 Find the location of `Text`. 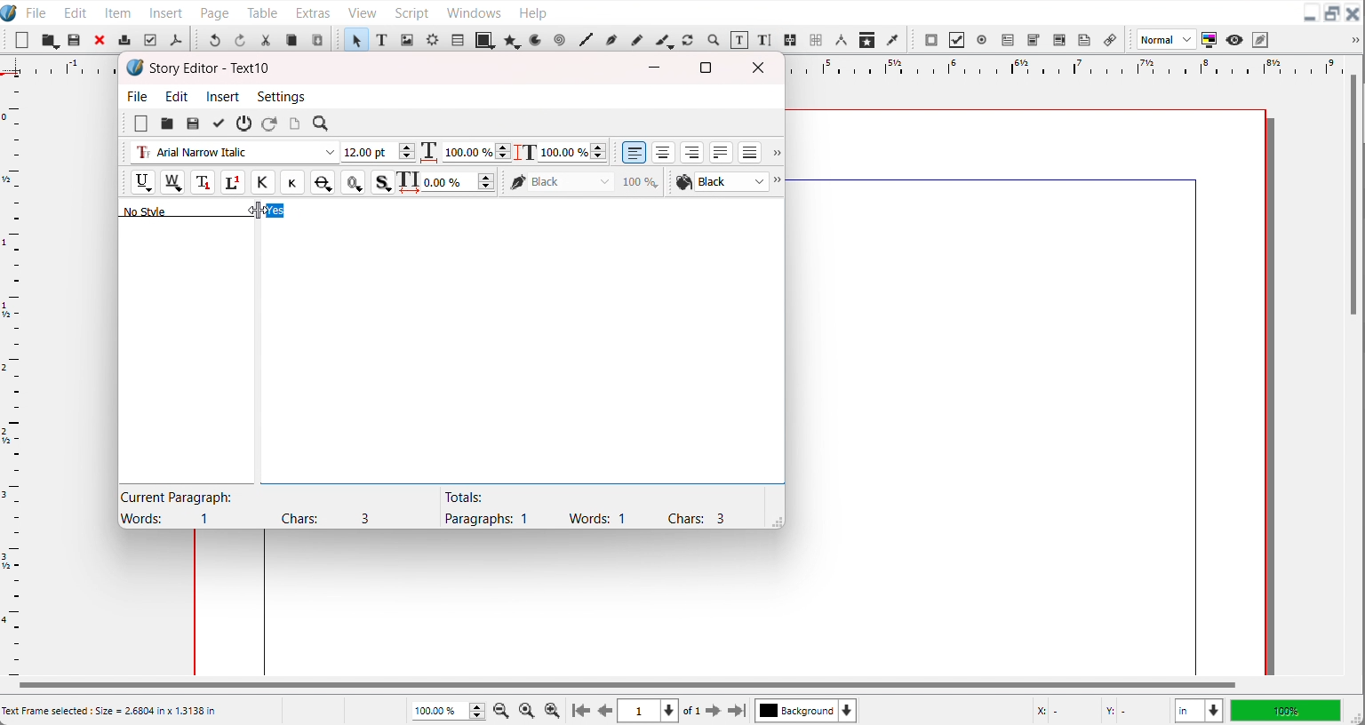

Text is located at coordinates (584, 507).